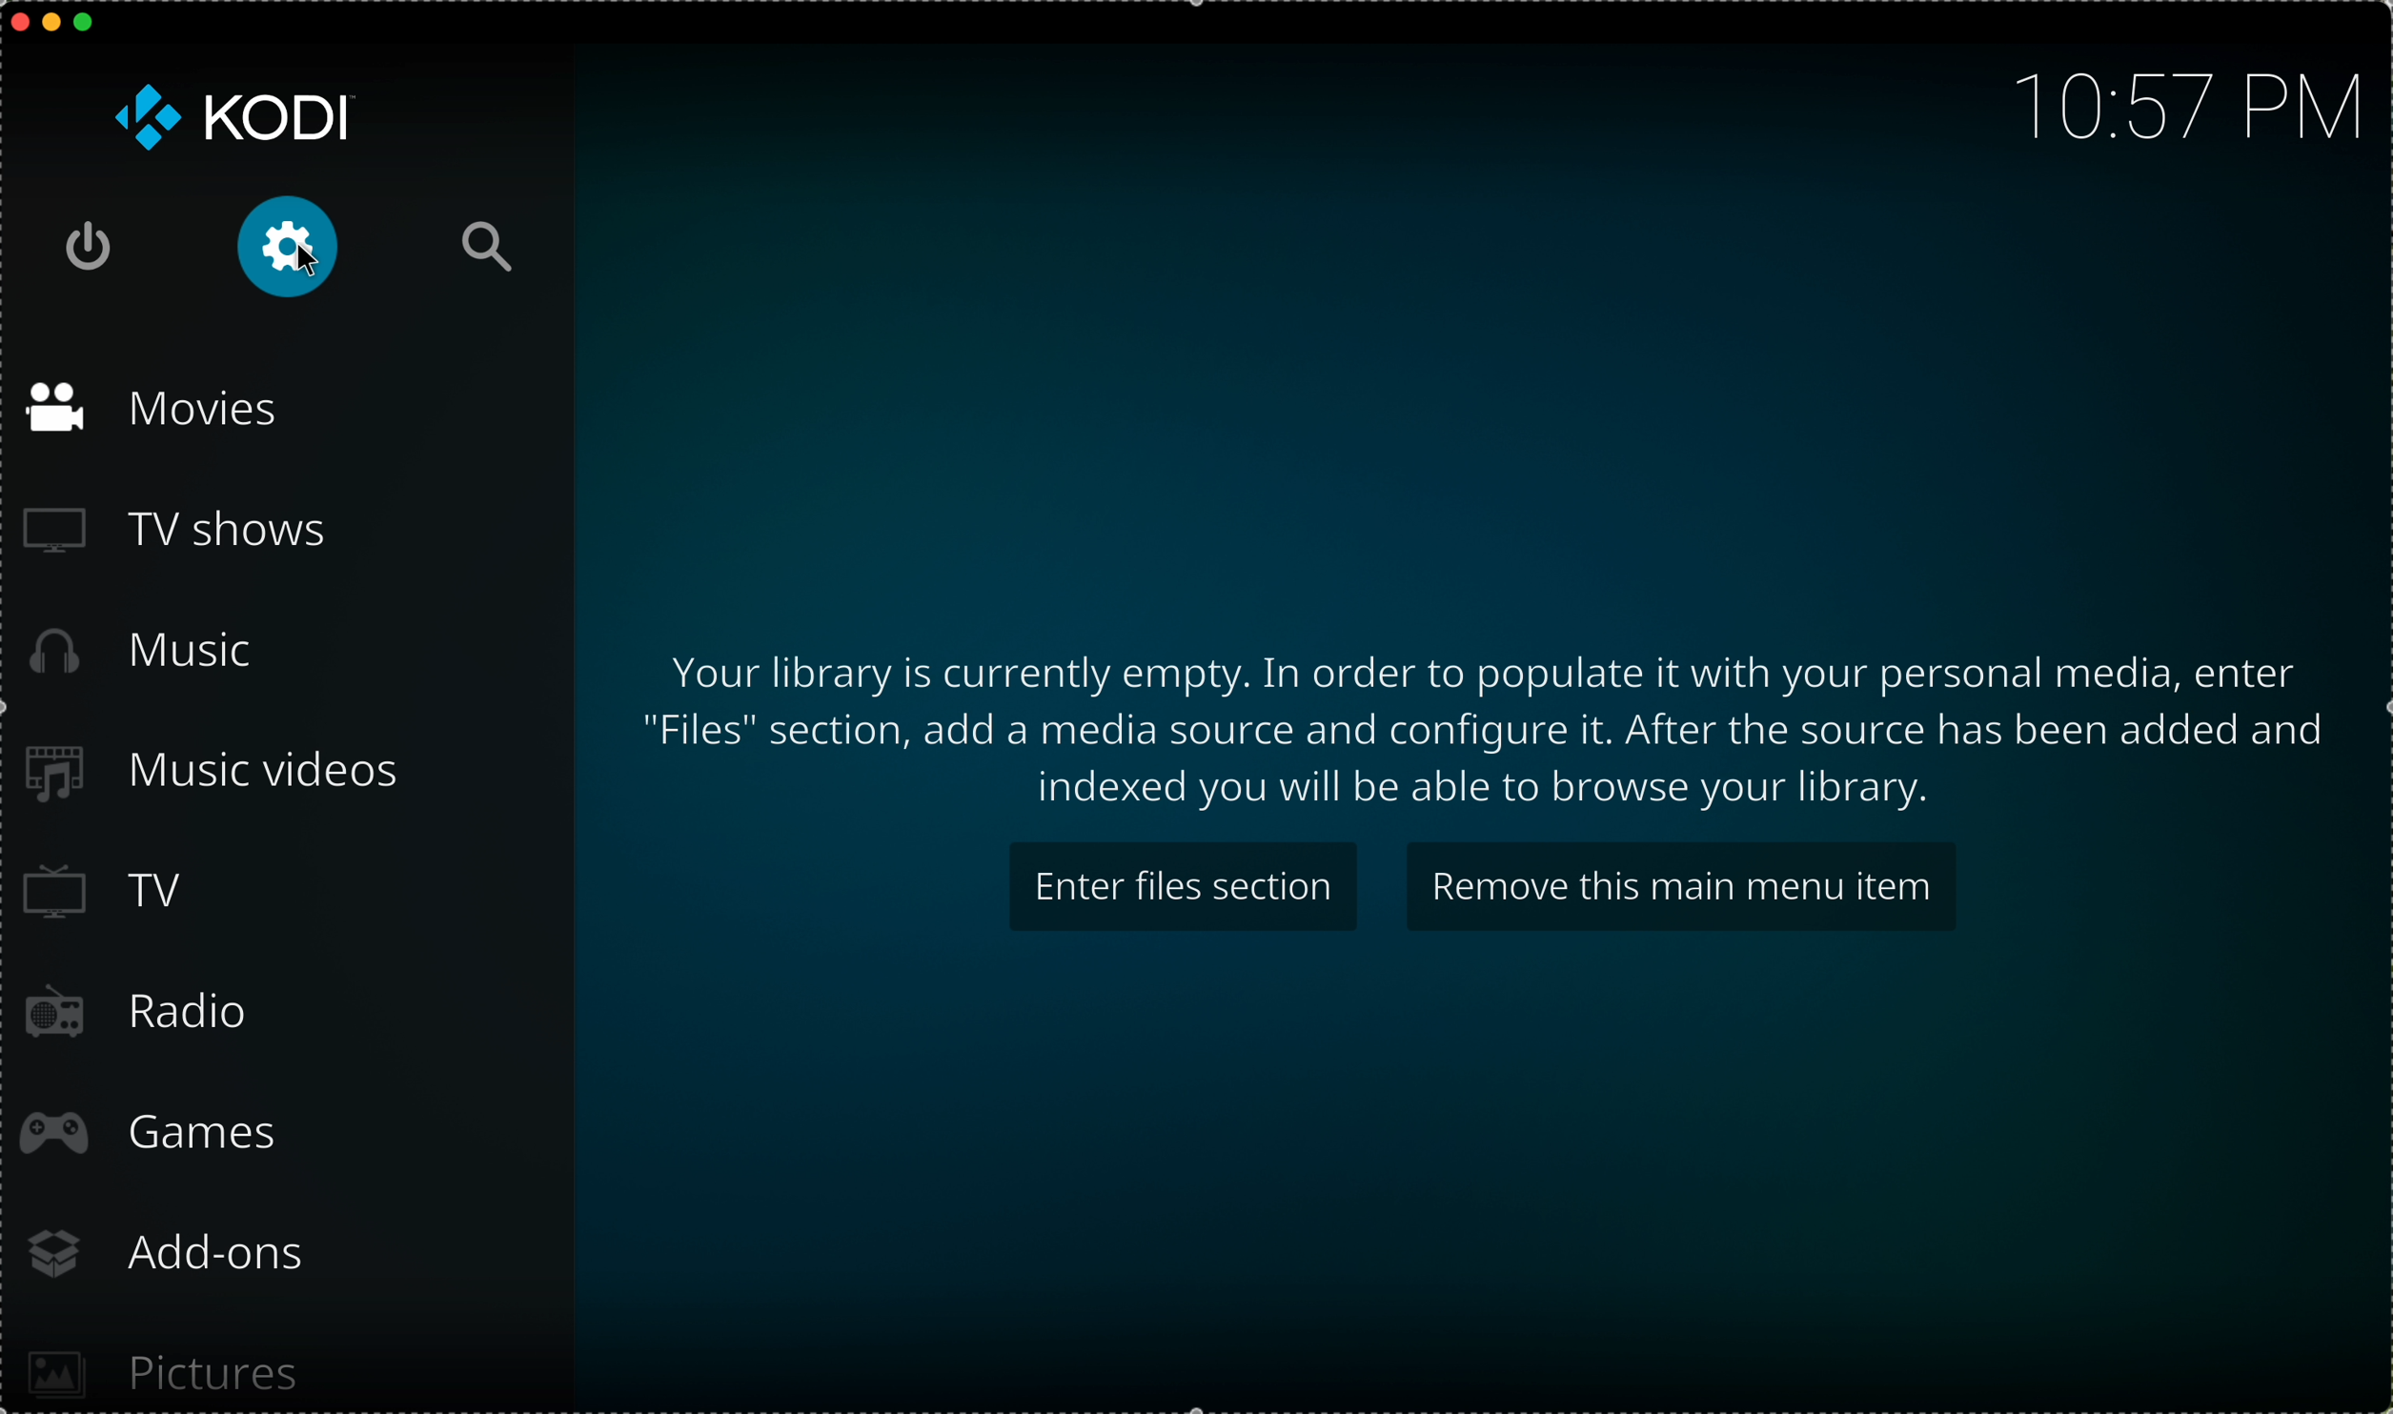 The height and width of the screenshot is (1414, 2393). I want to click on search, so click(484, 248).